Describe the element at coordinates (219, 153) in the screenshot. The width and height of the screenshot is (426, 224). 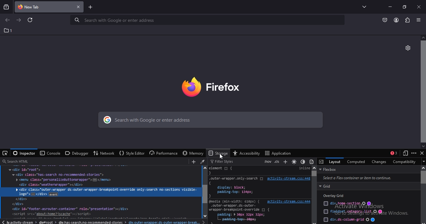
I see `storage` at that location.